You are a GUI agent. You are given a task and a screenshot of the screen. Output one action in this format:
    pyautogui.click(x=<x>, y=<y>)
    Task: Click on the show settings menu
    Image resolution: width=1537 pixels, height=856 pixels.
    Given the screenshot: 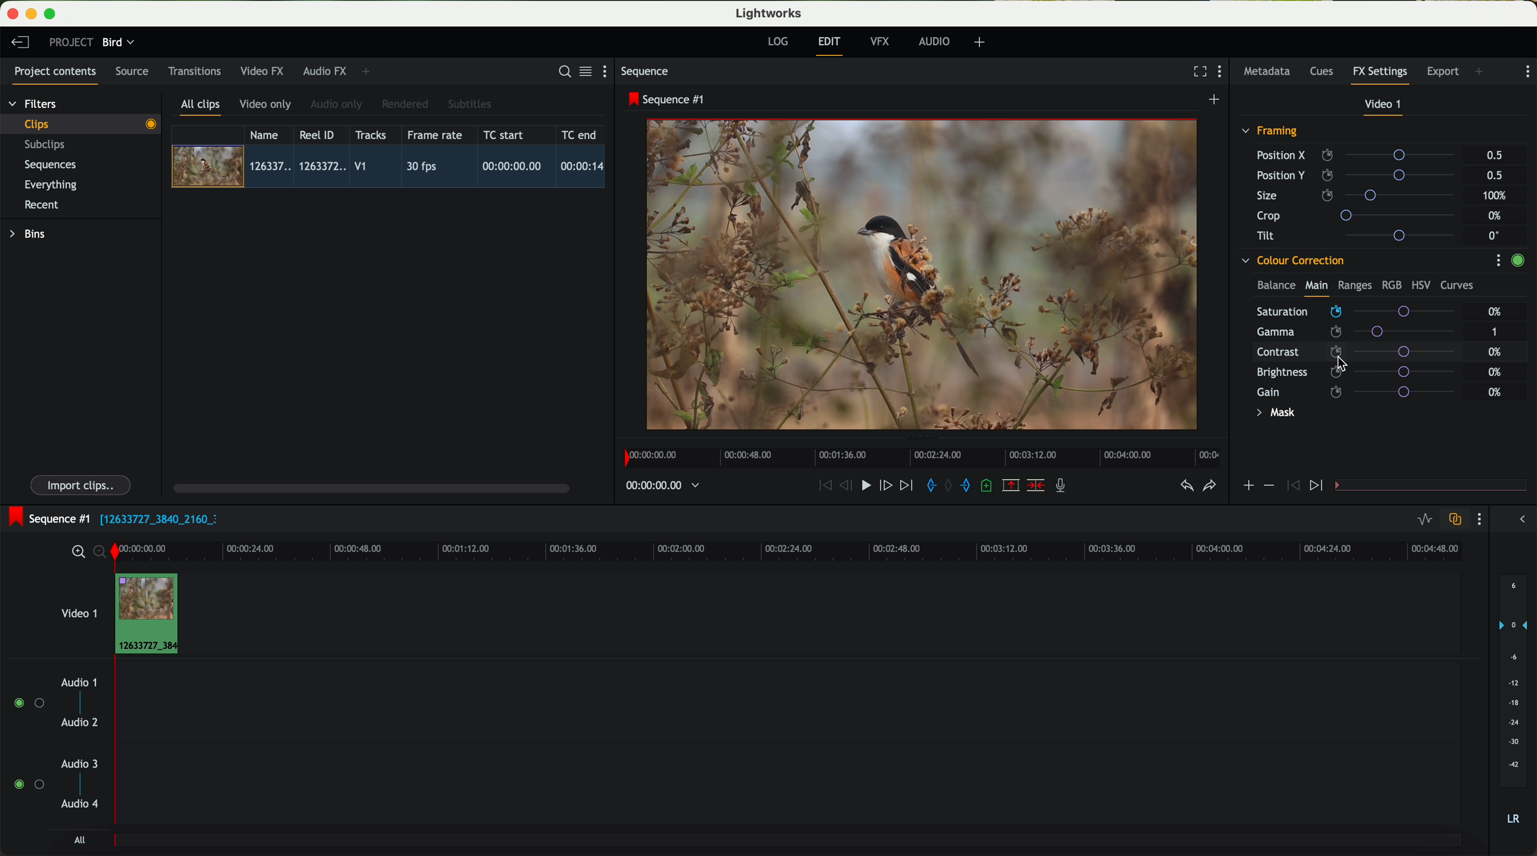 What is the action you would take?
    pyautogui.click(x=1526, y=72)
    